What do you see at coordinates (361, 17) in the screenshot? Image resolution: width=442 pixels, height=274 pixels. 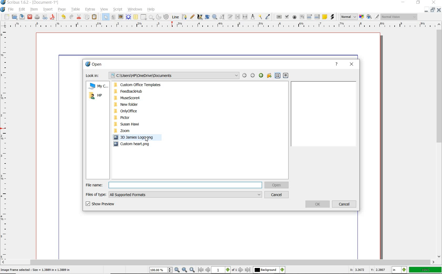 I see `toggle color management` at bounding box center [361, 17].